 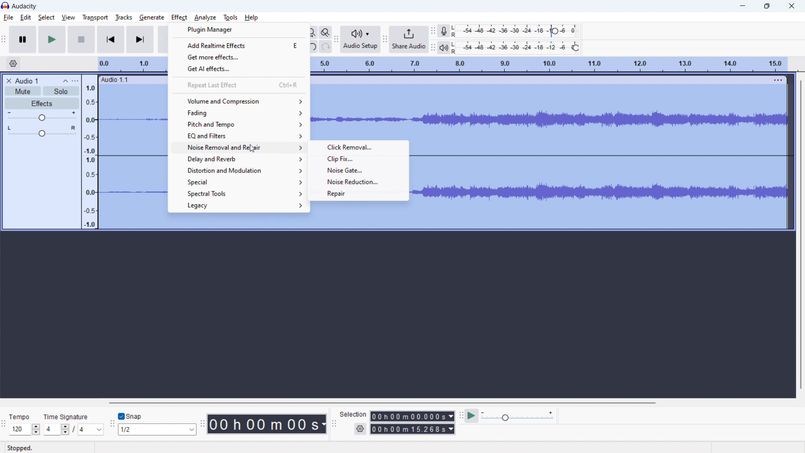 I want to click on distortion and modulation, so click(x=236, y=170).